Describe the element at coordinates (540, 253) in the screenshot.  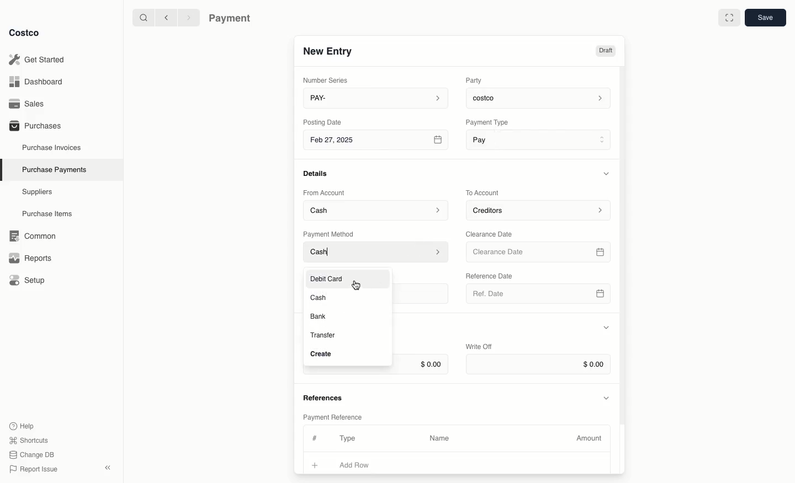
I see `Clearance Date` at that location.